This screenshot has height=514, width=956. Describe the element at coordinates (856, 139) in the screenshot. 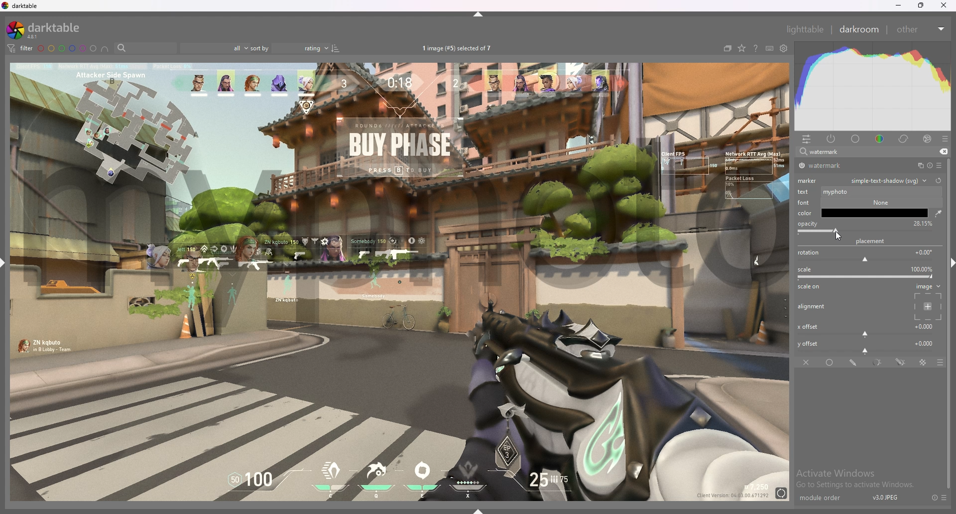

I see `base` at that location.